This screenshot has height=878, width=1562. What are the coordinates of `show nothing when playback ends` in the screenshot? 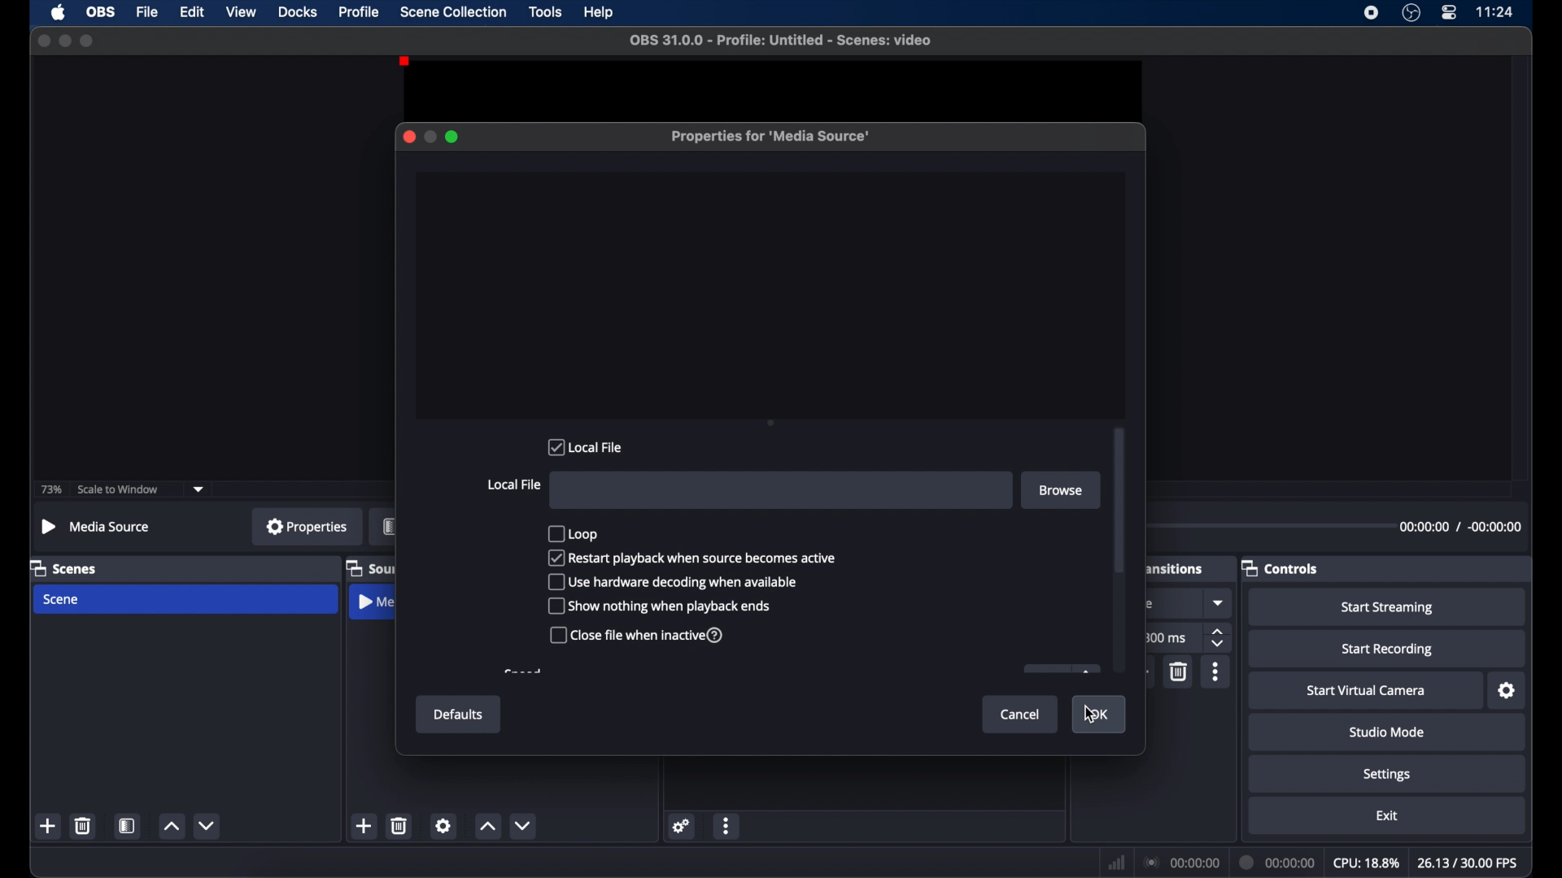 It's located at (660, 606).